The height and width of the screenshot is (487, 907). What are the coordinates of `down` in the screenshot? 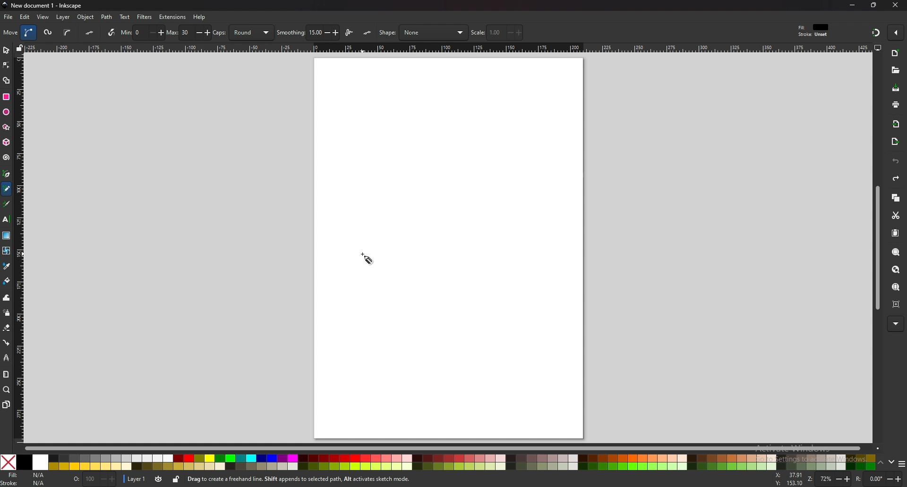 It's located at (891, 462).